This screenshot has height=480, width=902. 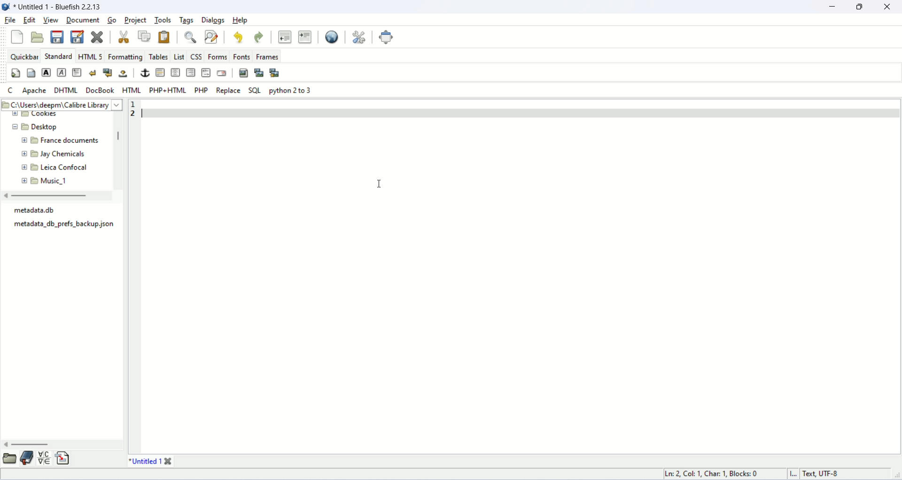 What do you see at coordinates (386, 38) in the screenshot?
I see `fullscreen` at bounding box center [386, 38].